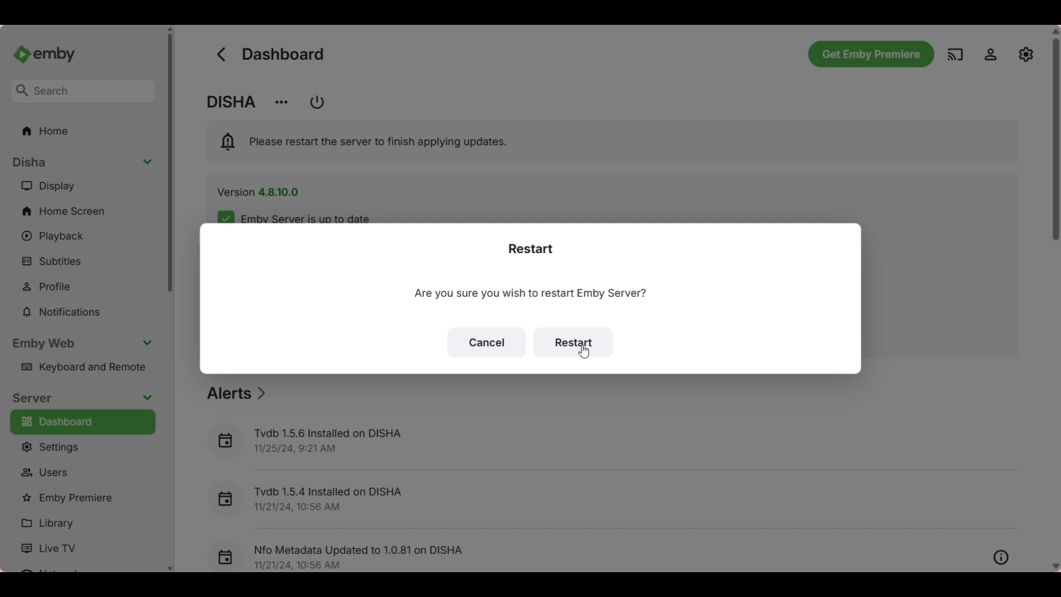 Image resolution: width=1061 pixels, height=597 pixels. Describe the element at coordinates (81, 499) in the screenshot. I see `Emby premiere` at that location.